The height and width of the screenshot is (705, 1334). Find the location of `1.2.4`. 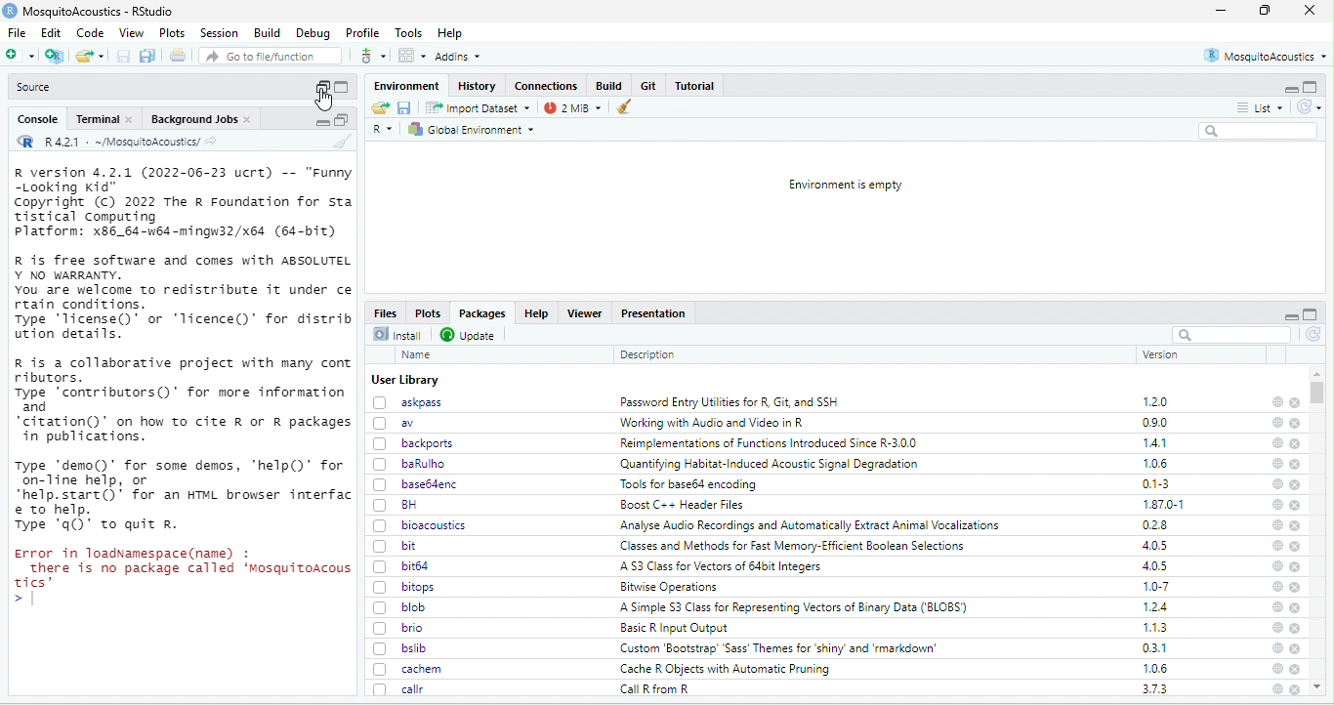

1.2.4 is located at coordinates (1154, 606).